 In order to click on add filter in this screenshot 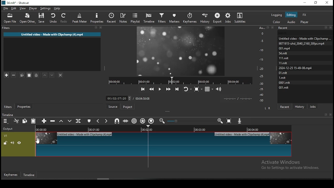, I will do `click(7, 74)`.